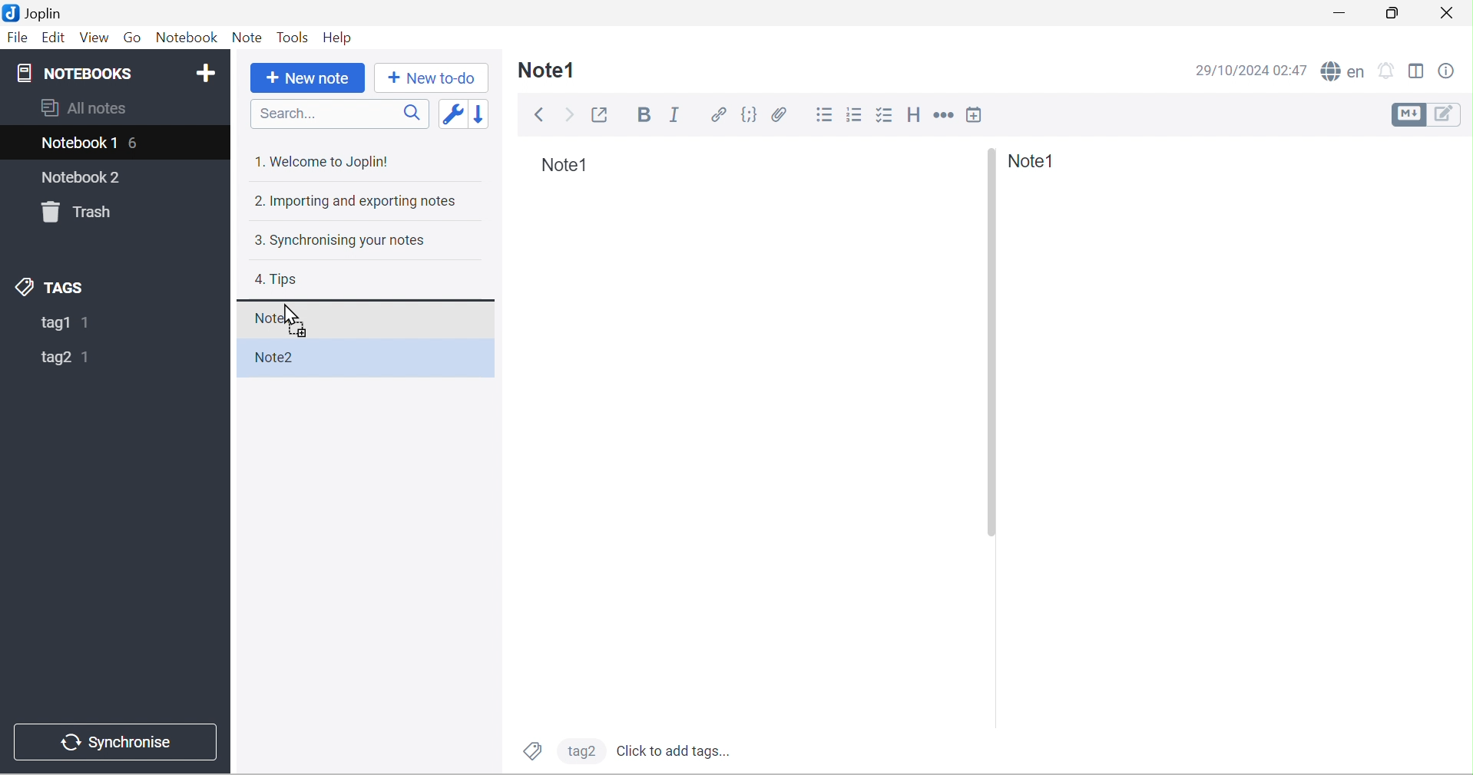 The image size is (1473, 775). I want to click on Go, so click(133, 38).